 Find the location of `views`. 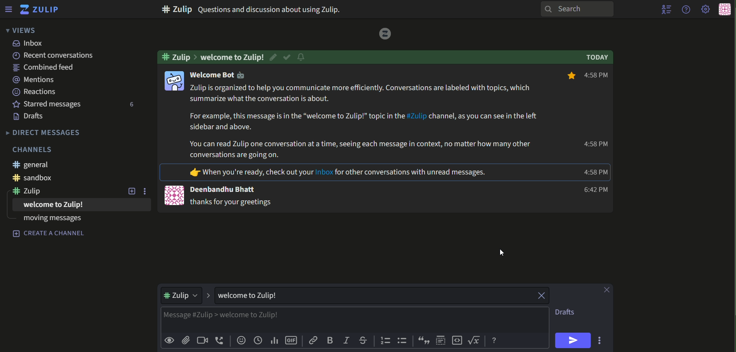

views is located at coordinates (20, 30).